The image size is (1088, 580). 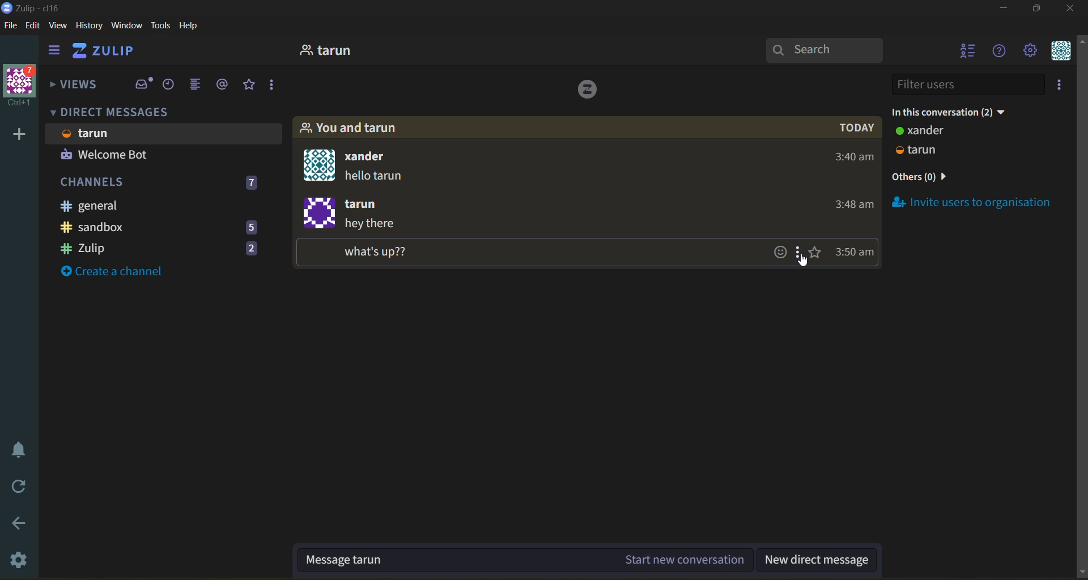 What do you see at coordinates (223, 86) in the screenshot?
I see `mentions` at bounding box center [223, 86].